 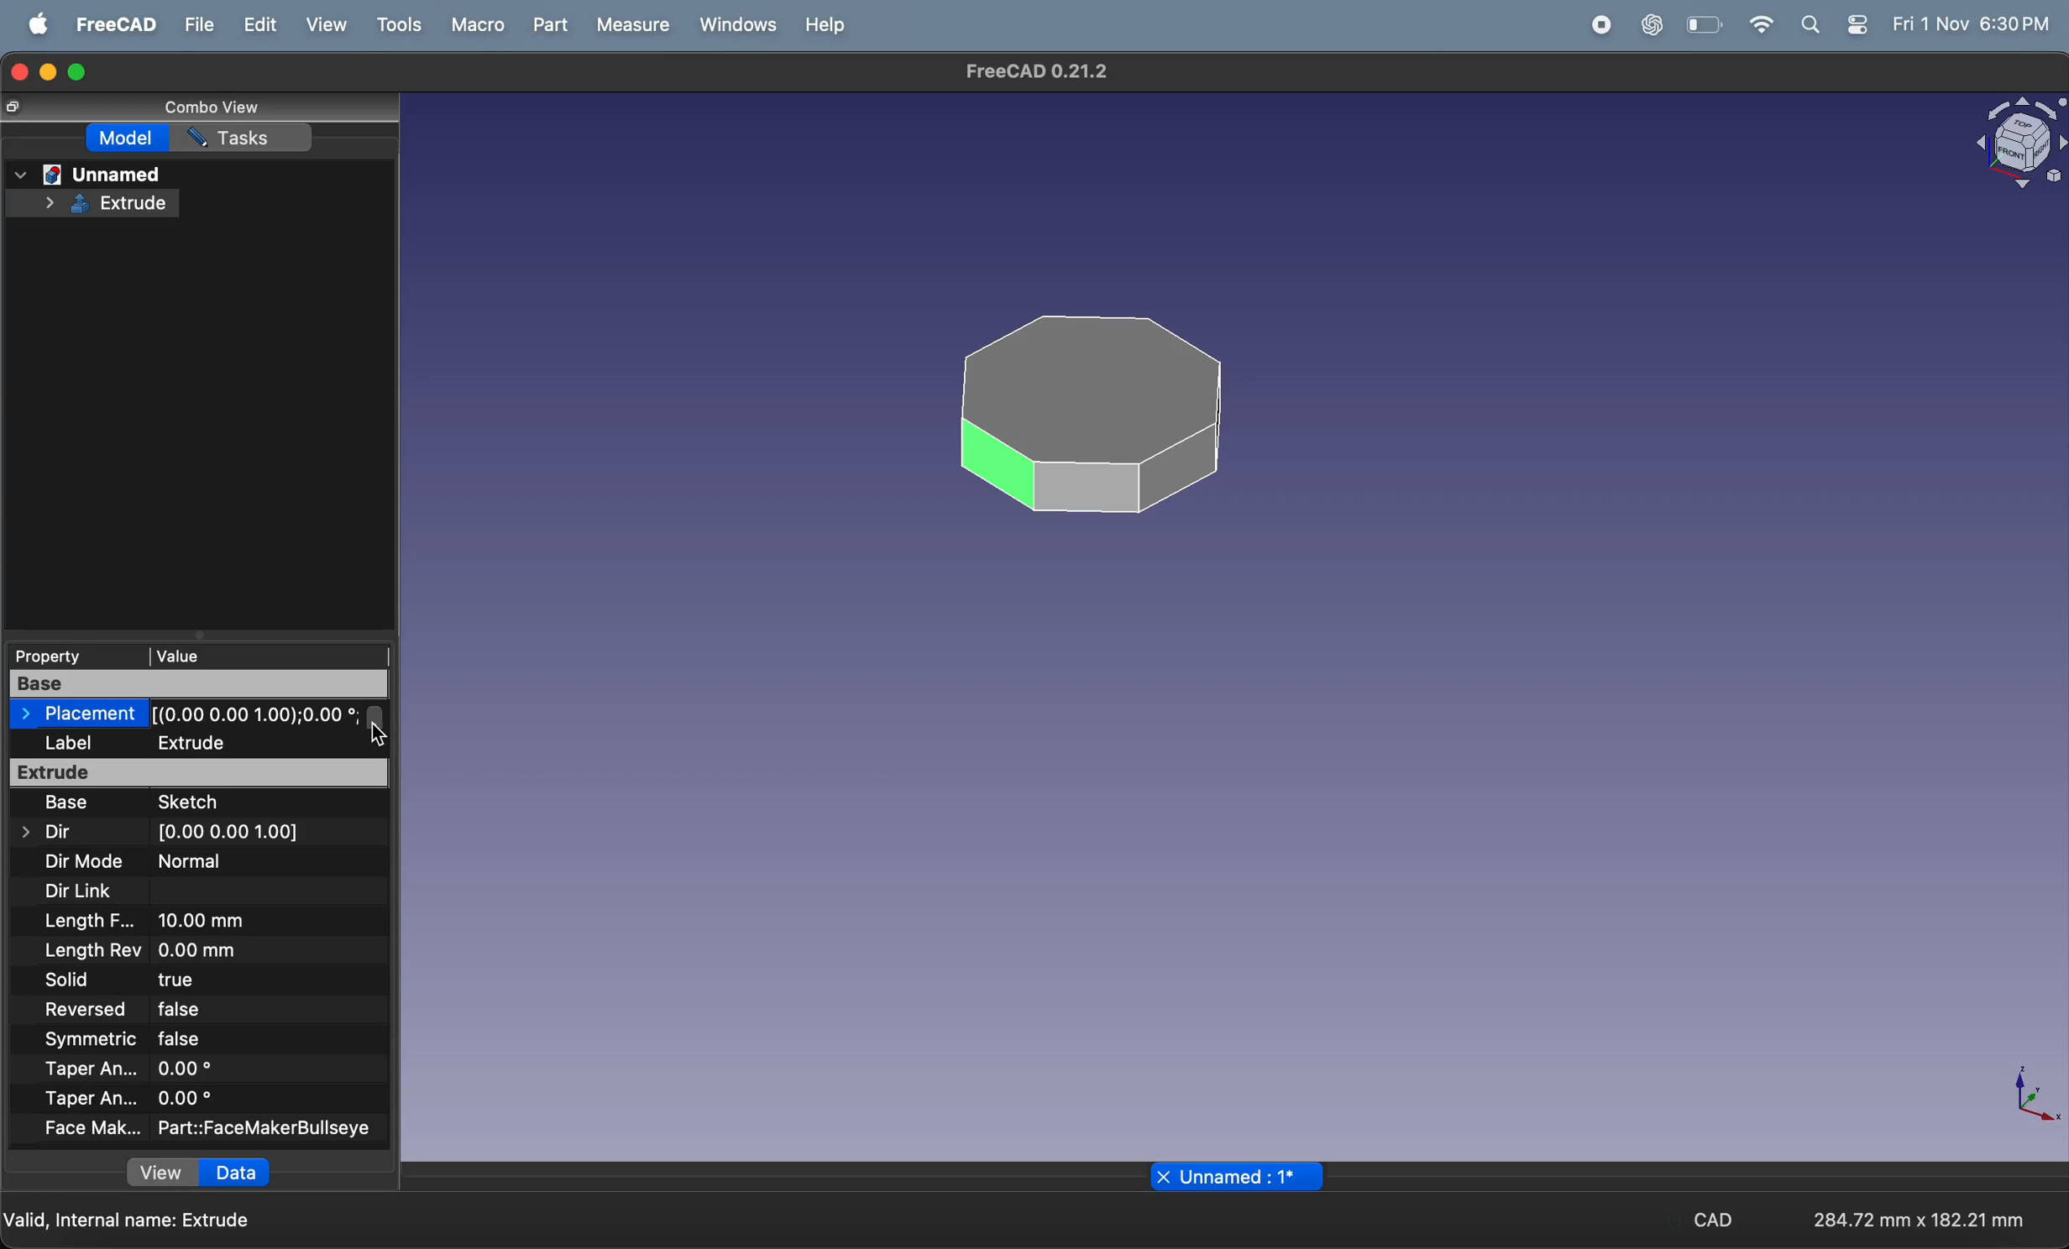 I want to click on 284.72 mm x 182.21 mm, so click(x=1913, y=1217).